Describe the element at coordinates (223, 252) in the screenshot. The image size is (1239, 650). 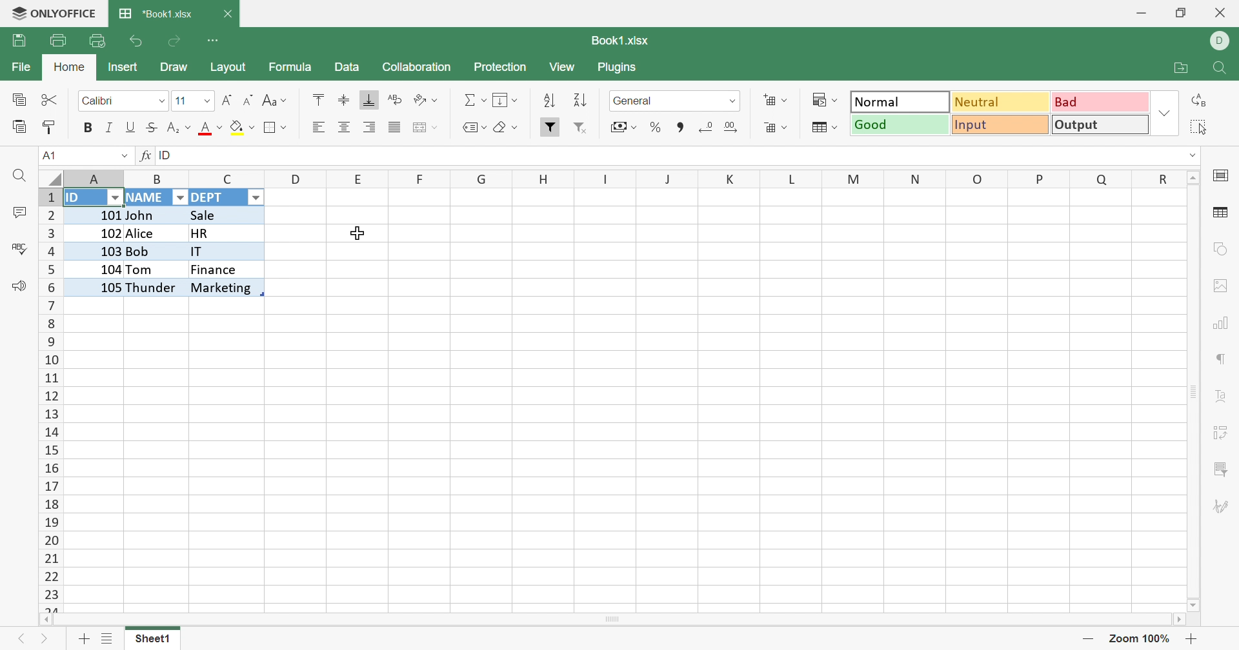
I see `IT` at that location.